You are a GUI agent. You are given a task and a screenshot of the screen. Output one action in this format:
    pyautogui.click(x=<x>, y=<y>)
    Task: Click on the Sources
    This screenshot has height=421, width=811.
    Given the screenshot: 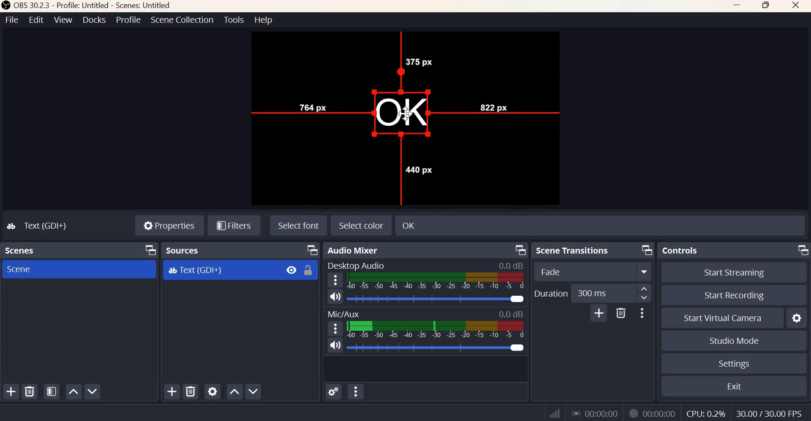 What is the action you would take?
    pyautogui.click(x=184, y=250)
    